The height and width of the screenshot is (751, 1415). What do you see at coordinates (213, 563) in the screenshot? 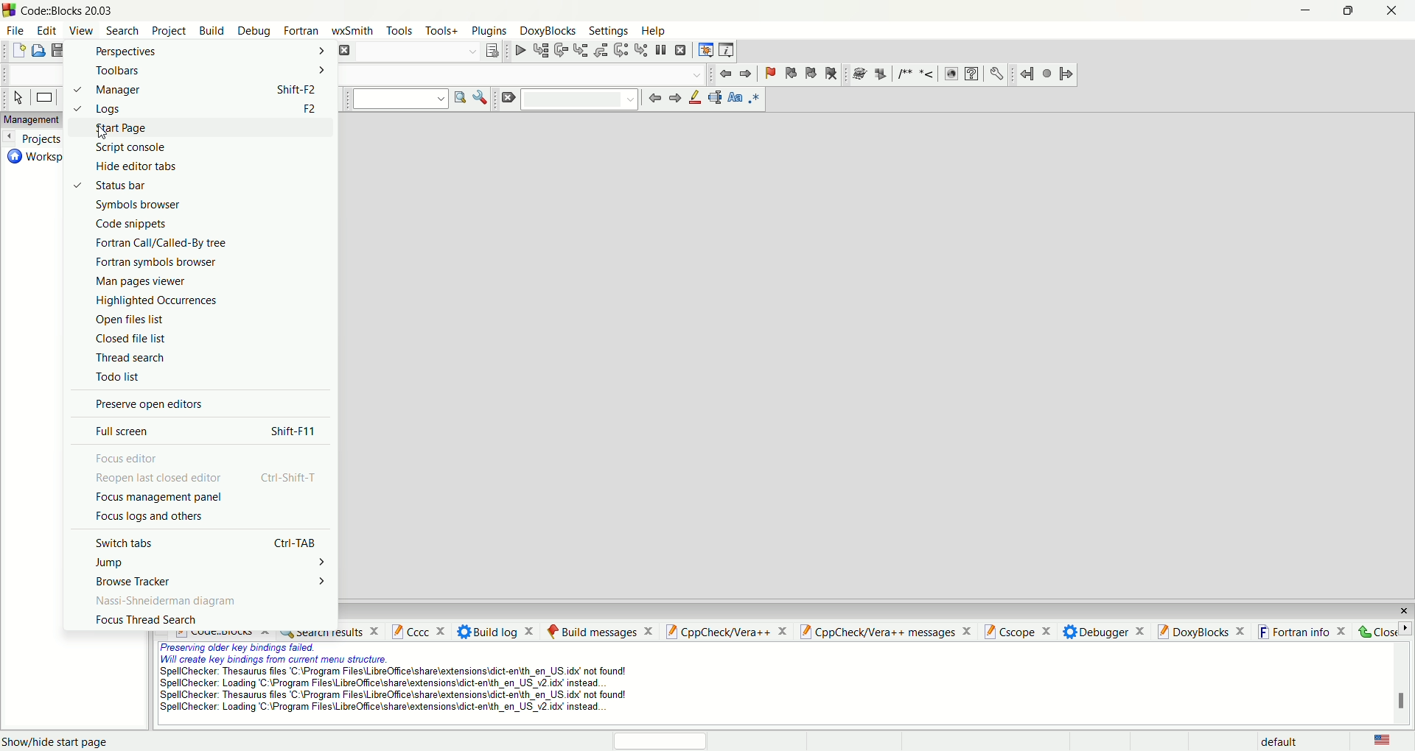
I see `jump` at bounding box center [213, 563].